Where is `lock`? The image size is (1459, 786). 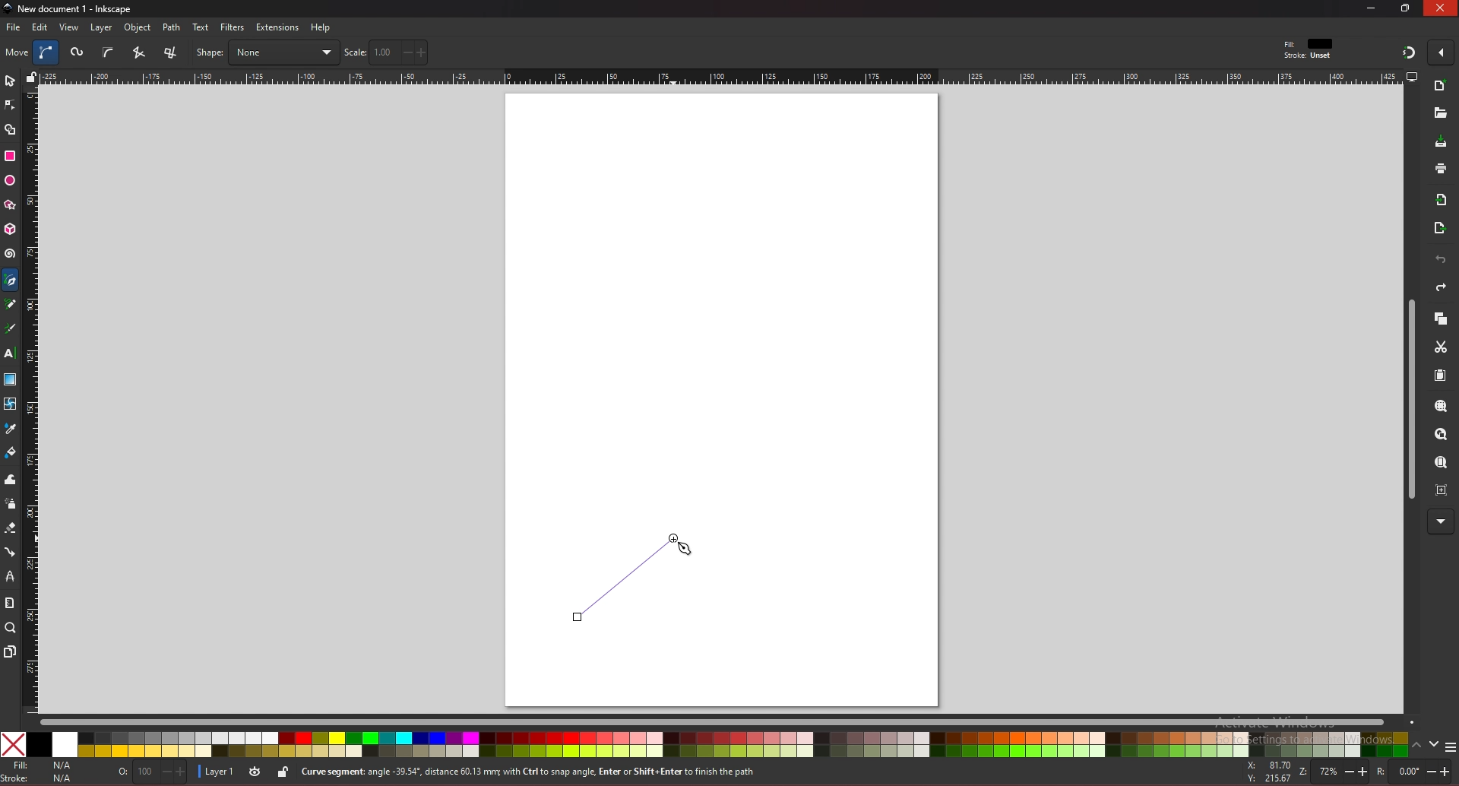 lock is located at coordinates (283, 772).